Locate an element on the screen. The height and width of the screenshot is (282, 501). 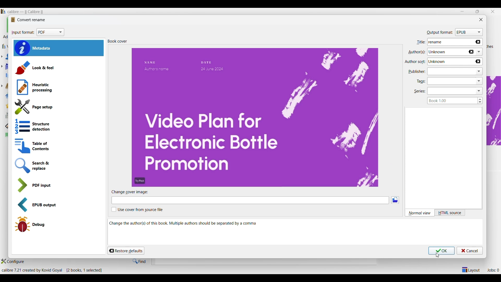
Details of software is located at coordinates (54, 270).